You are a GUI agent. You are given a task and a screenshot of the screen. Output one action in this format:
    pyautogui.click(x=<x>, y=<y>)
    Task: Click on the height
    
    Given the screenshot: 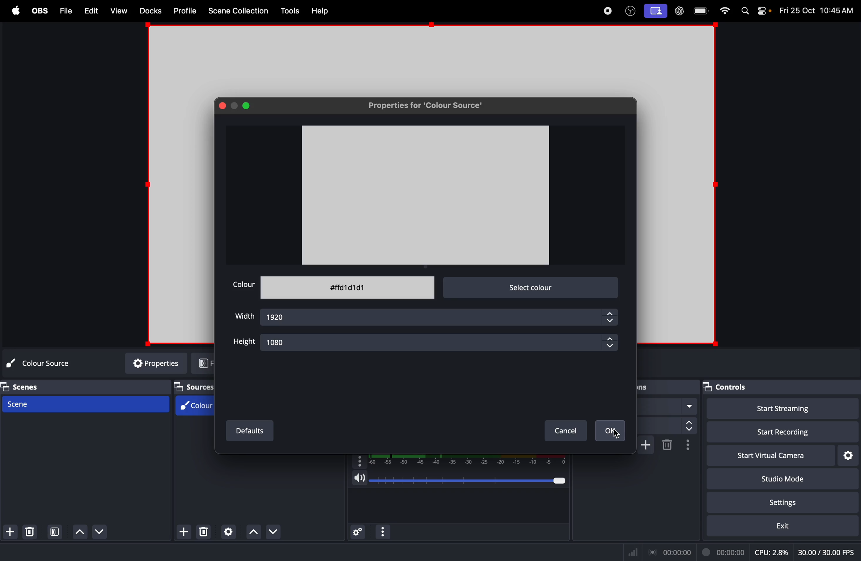 What is the action you would take?
    pyautogui.click(x=243, y=343)
    